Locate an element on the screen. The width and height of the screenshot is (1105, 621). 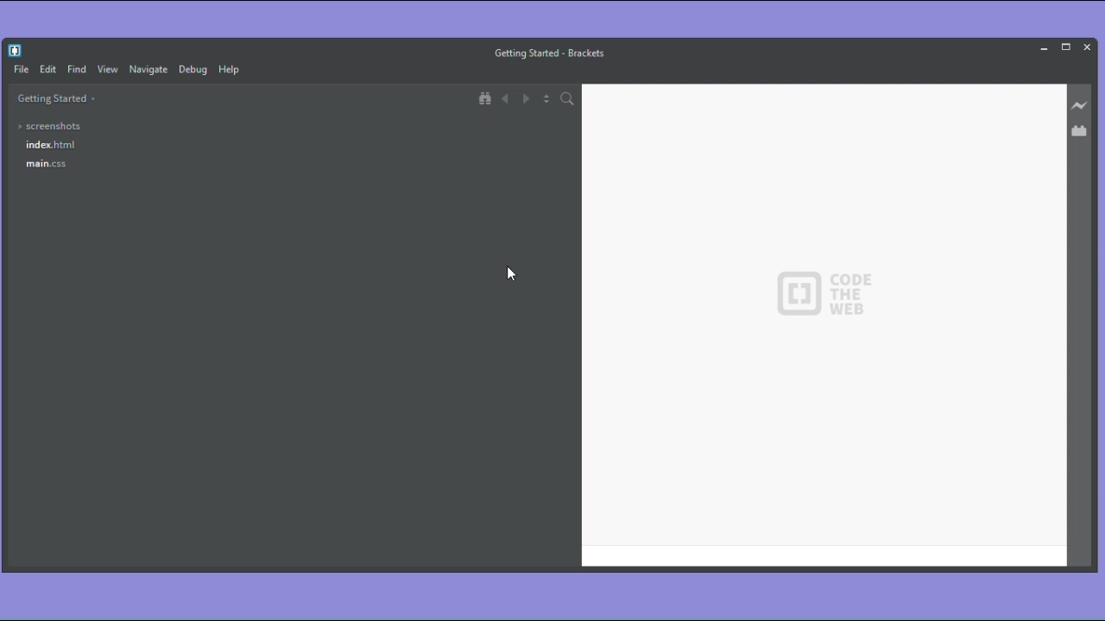
Navigate forward is located at coordinates (527, 100).